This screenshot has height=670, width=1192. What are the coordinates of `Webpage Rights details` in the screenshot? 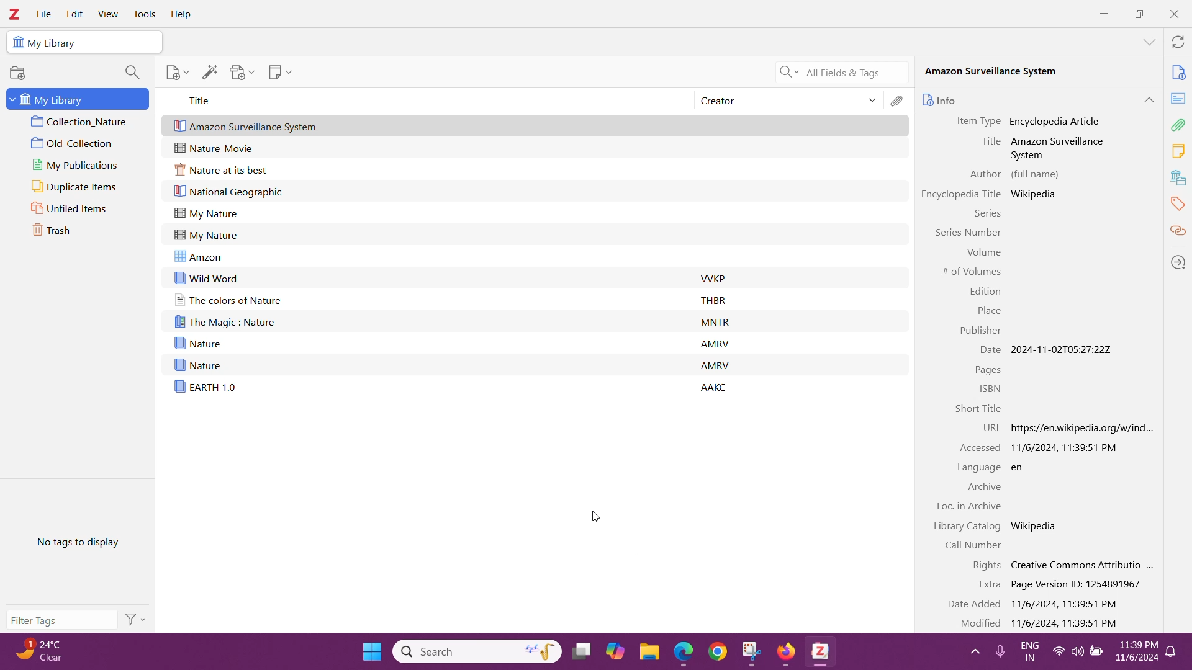 It's located at (1081, 565).